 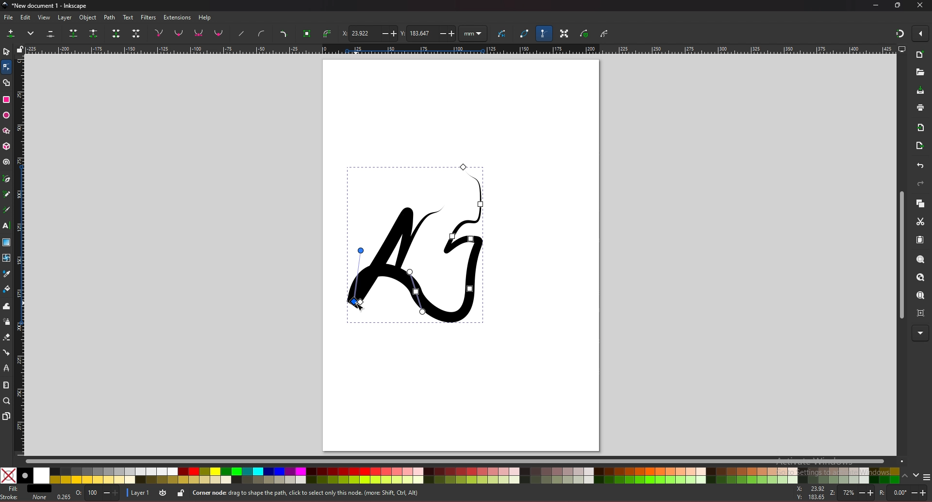 What do you see at coordinates (7, 416) in the screenshot?
I see `pages` at bounding box center [7, 416].